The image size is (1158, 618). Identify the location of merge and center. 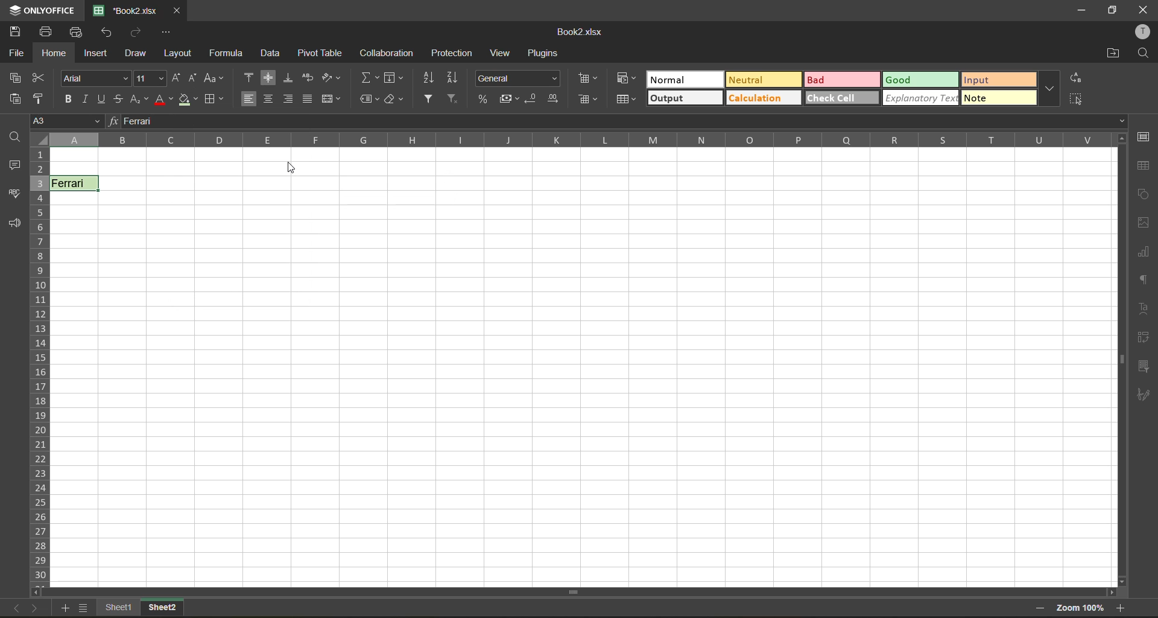
(330, 100).